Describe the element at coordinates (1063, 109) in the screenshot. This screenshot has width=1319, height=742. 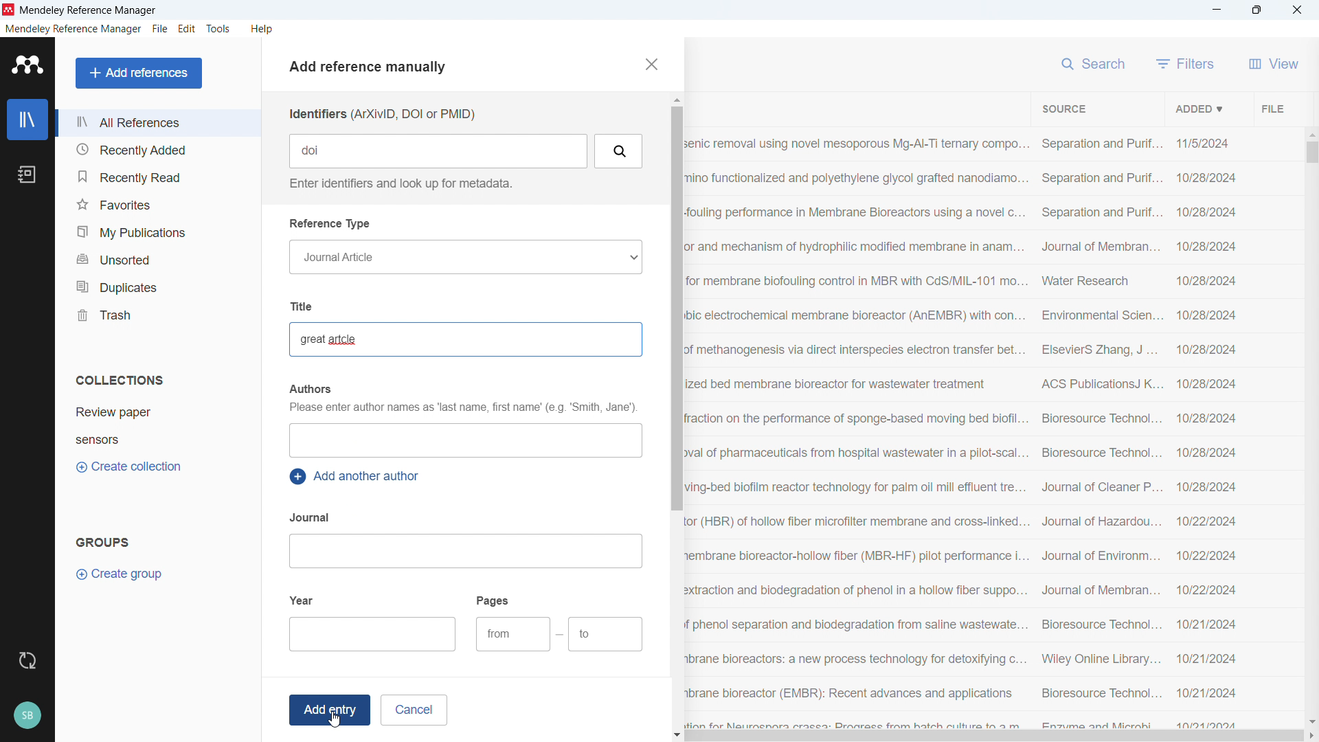
I see `Sort by source ` at that location.